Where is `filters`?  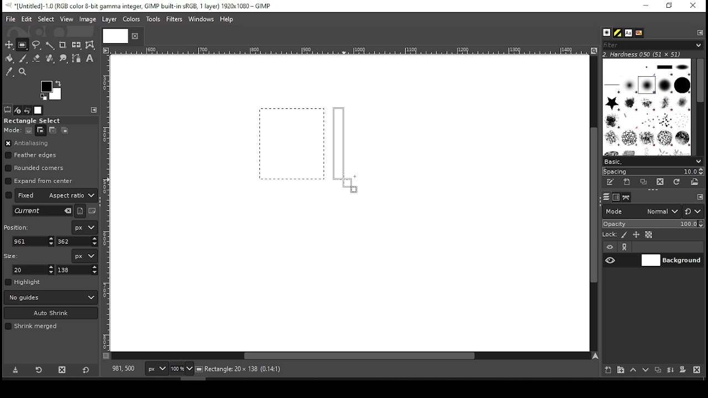 filters is located at coordinates (651, 45).